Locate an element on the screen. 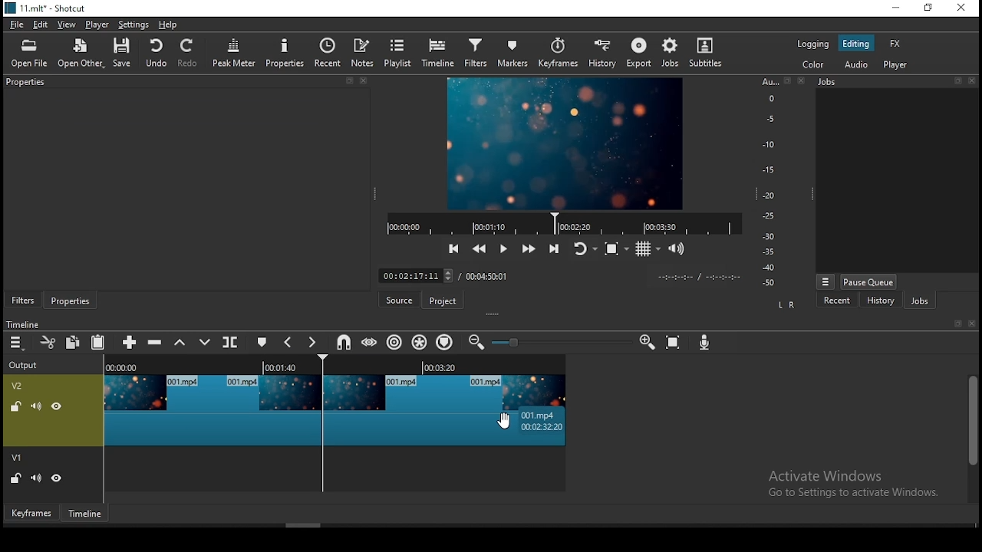  subtitles is located at coordinates (708, 53).